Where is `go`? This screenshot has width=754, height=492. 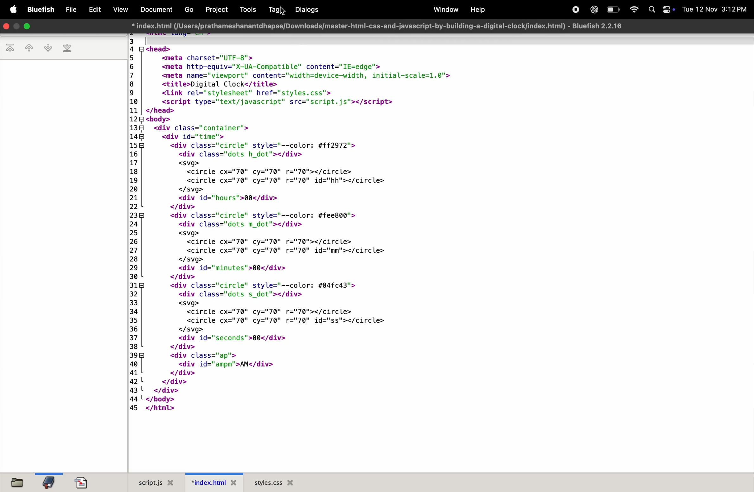 go is located at coordinates (188, 10).